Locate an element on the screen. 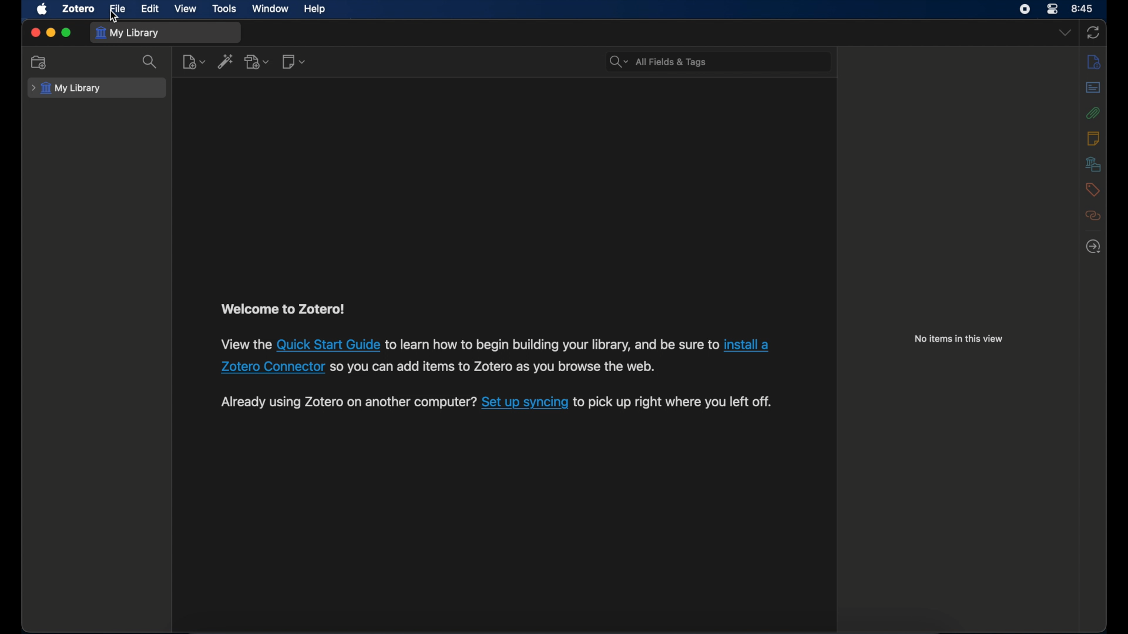  Zotero connector link is located at coordinates (747, 345).